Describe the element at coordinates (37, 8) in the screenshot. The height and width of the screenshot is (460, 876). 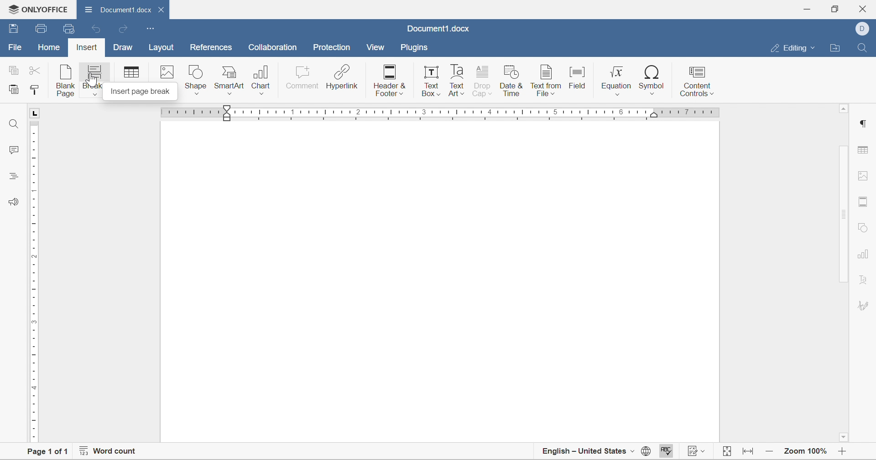
I see `ONLYOFFICE` at that location.